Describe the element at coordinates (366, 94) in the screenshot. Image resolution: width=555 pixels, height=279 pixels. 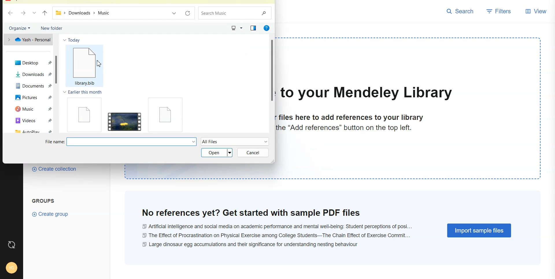
I see ` to your Mendeley Library` at that location.